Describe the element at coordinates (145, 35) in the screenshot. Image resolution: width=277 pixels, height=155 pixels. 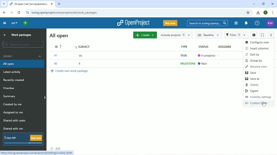
I see `Create` at that location.